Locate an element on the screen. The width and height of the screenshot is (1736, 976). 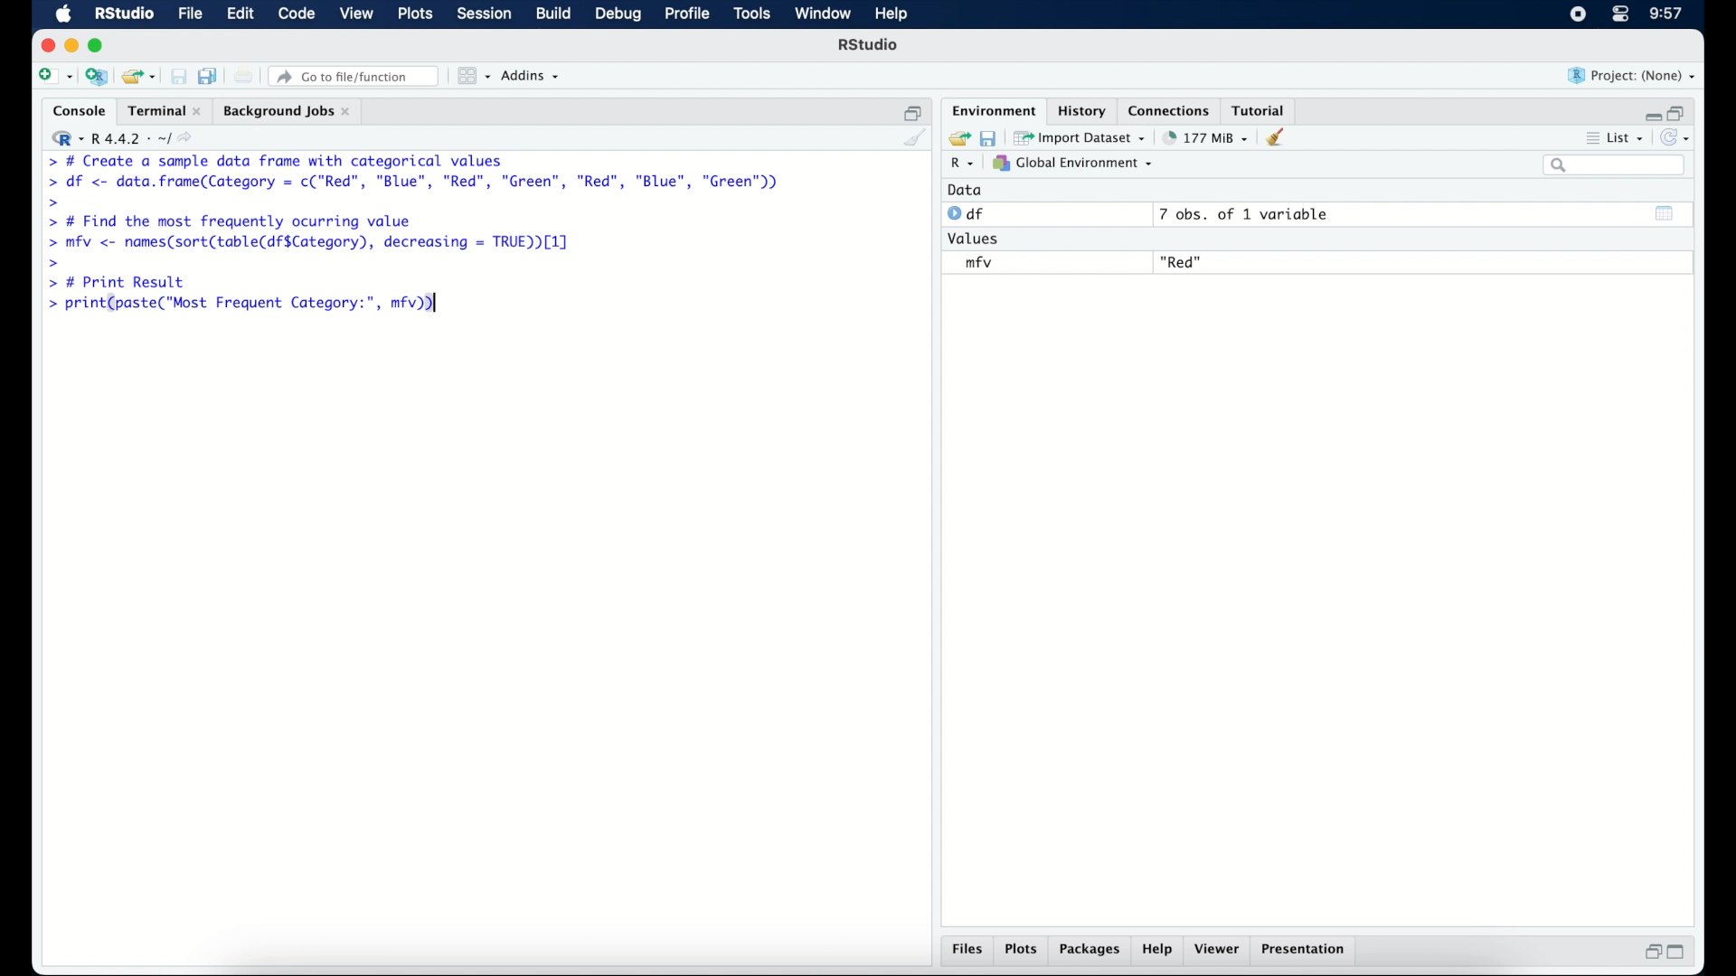
restore down is located at coordinates (911, 109).